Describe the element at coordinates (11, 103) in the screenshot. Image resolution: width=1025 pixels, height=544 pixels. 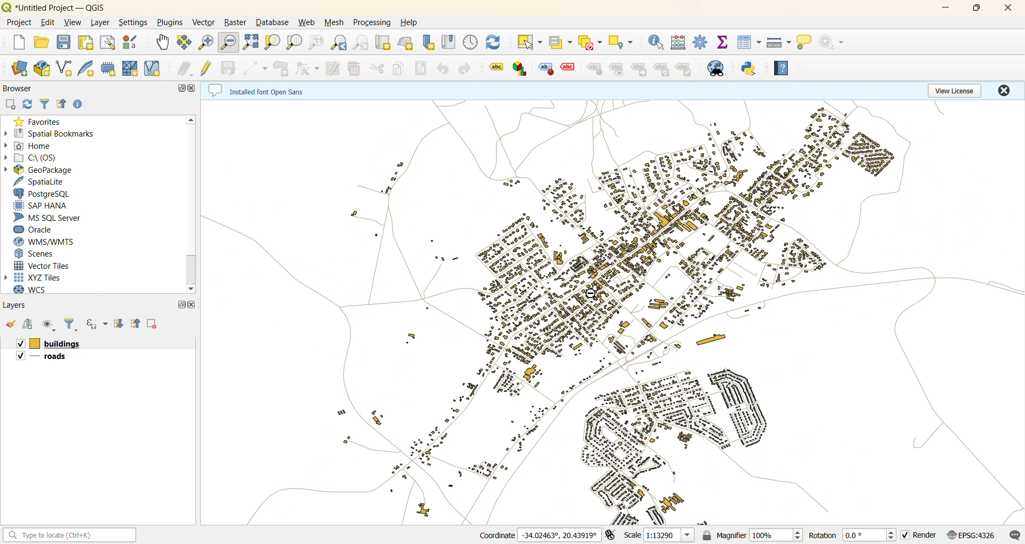
I see `add` at that location.